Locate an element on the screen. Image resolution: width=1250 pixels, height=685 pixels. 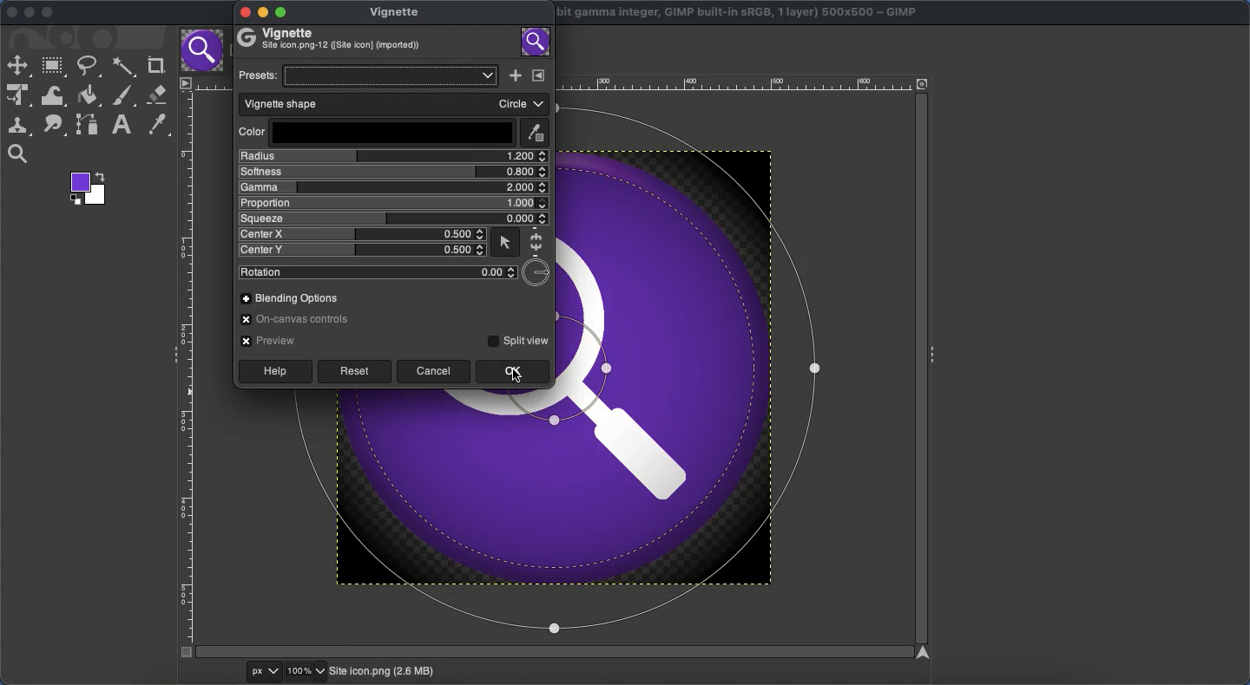
Image is located at coordinates (381, 672).